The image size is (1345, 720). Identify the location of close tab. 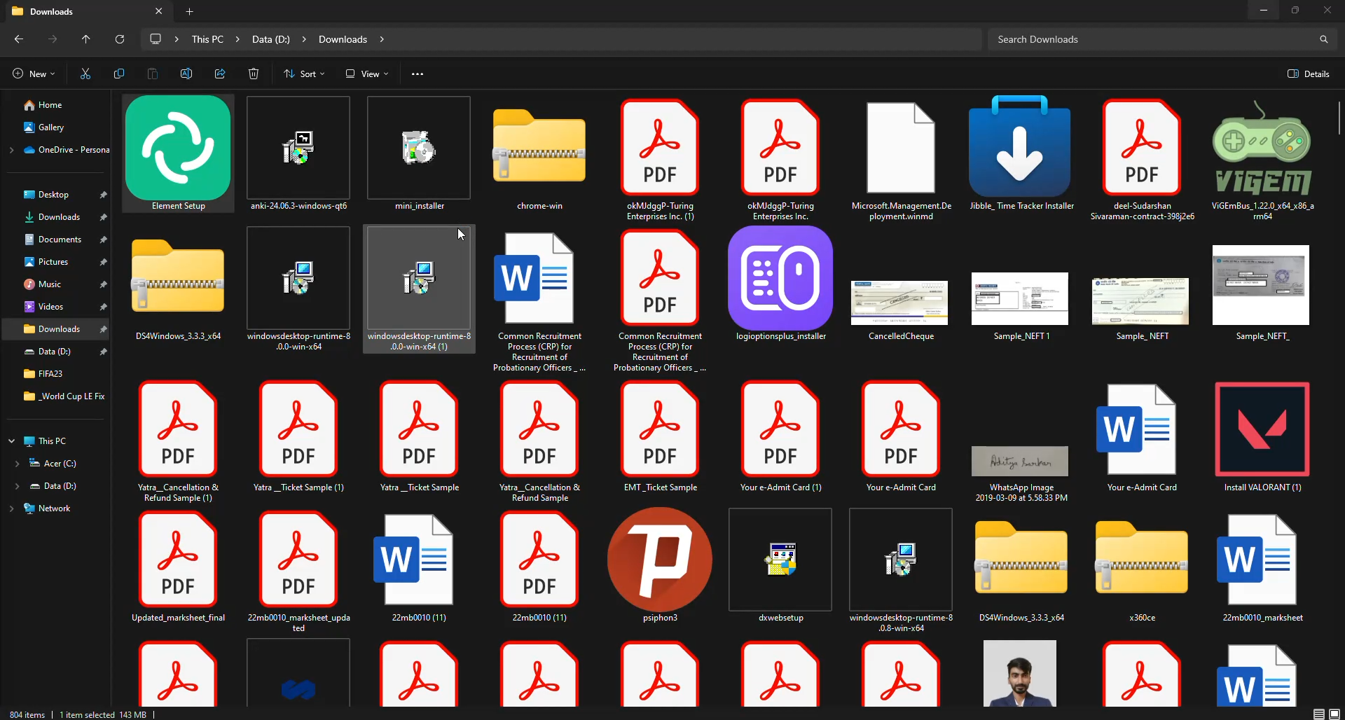
(161, 13).